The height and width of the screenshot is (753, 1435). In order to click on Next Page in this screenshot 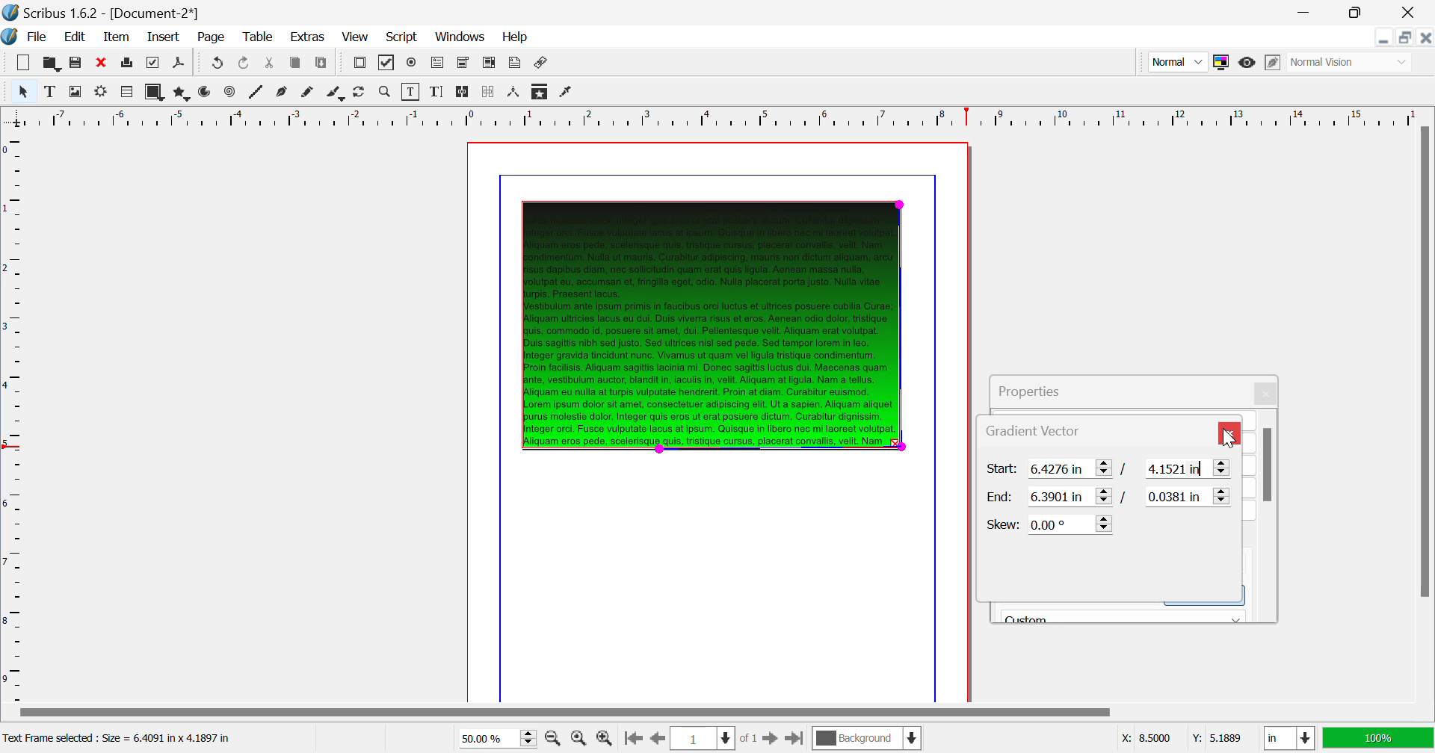, I will do `click(770, 737)`.